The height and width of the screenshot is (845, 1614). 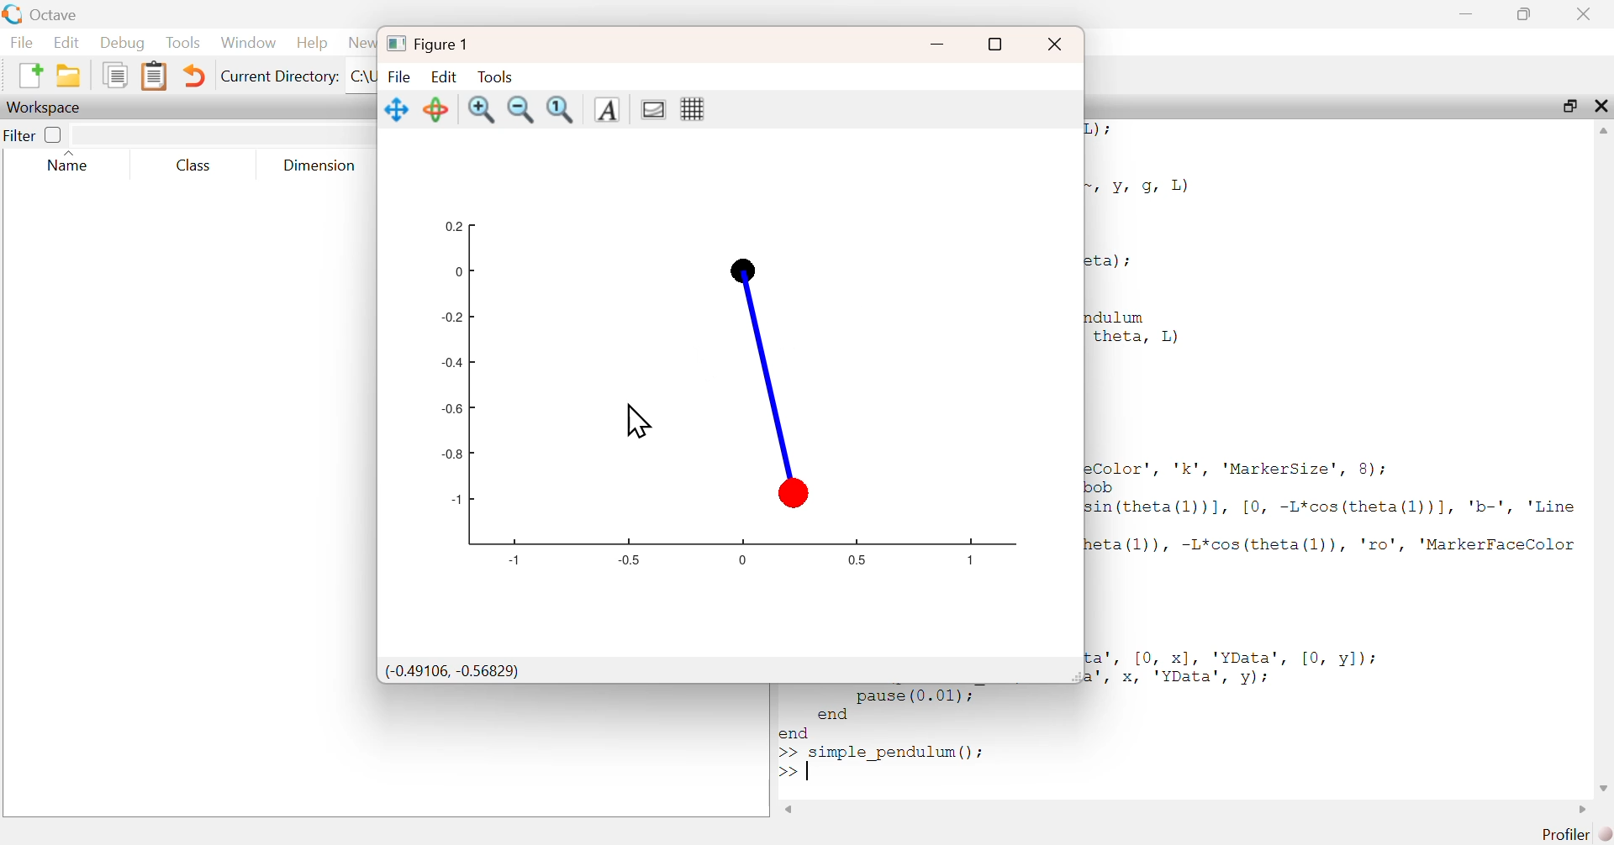 I want to click on Pan, so click(x=398, y=109).